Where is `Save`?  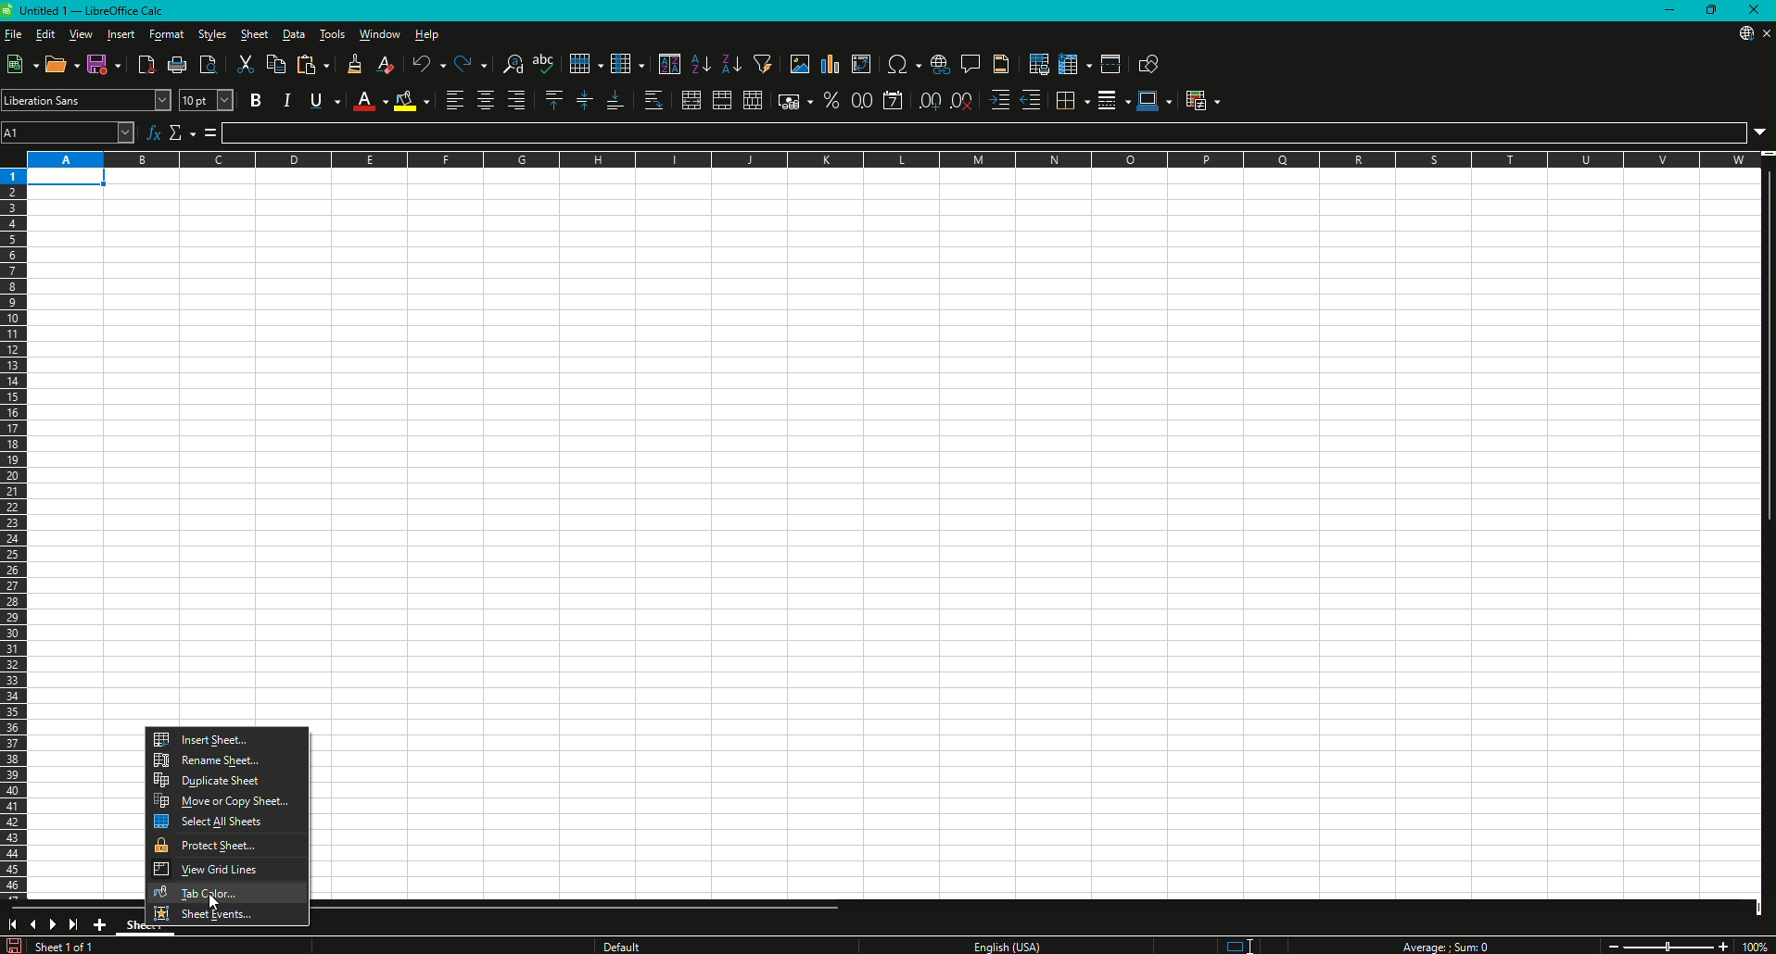
Save is located at coordinates (106, 64).